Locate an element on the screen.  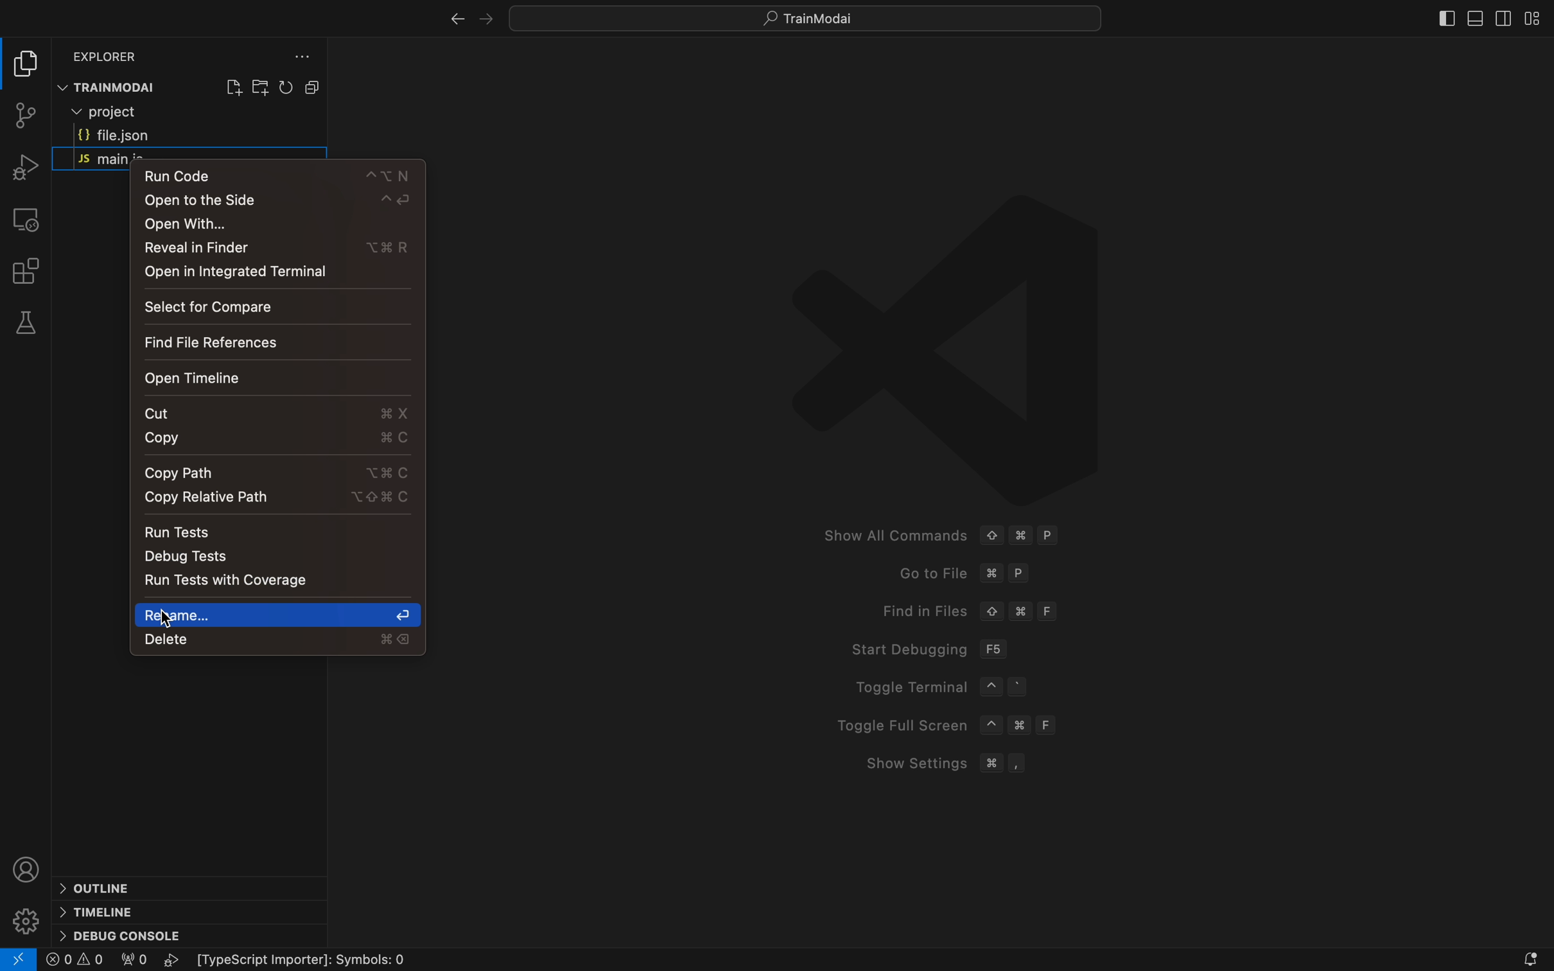
notification is located at coordinates (1521, 958).